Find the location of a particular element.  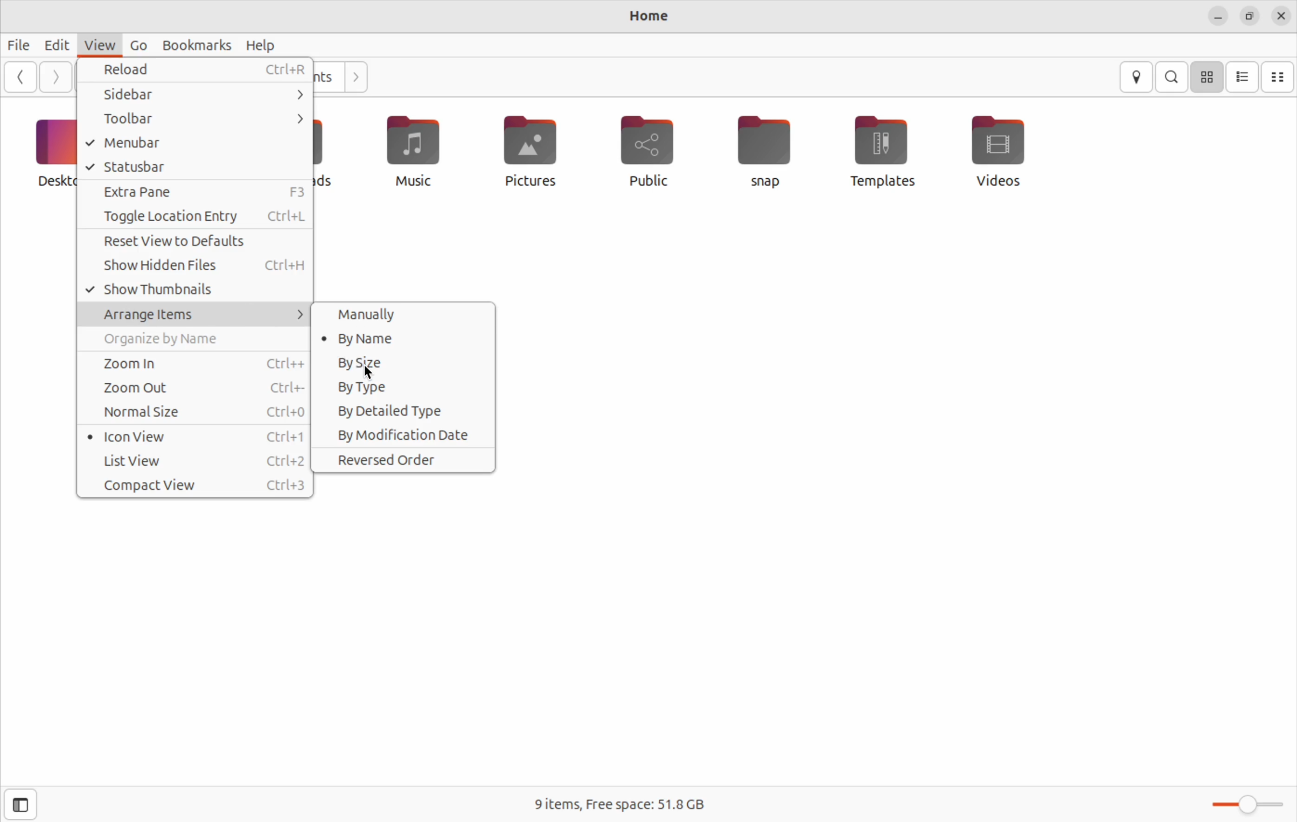

help is located at coordinates (262, 46).